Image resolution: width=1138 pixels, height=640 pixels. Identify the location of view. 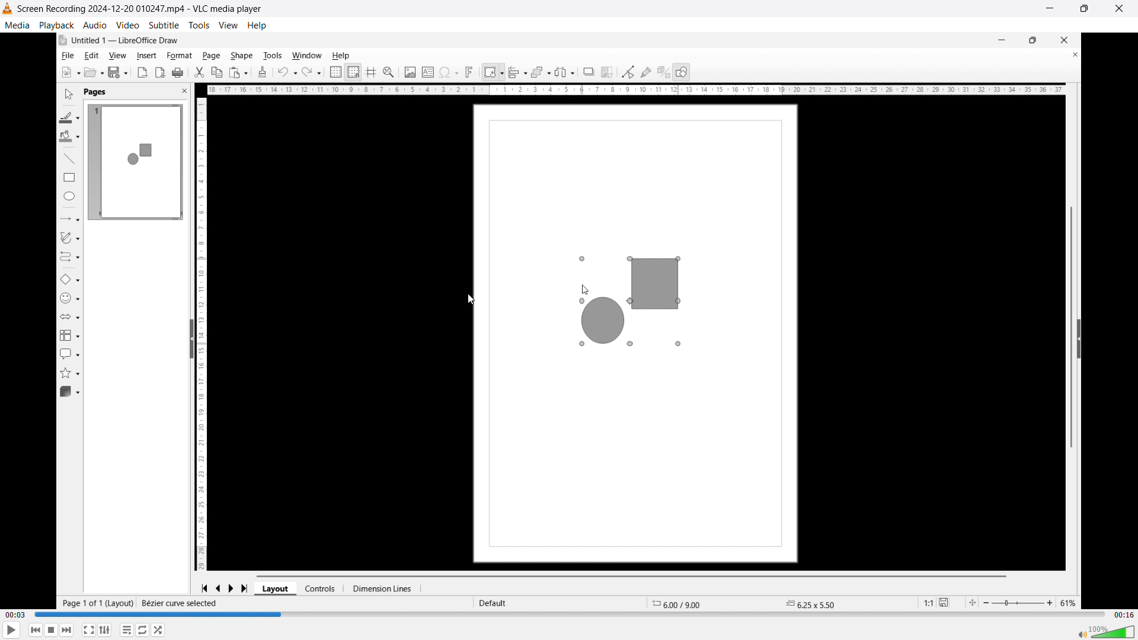
(229, 25).